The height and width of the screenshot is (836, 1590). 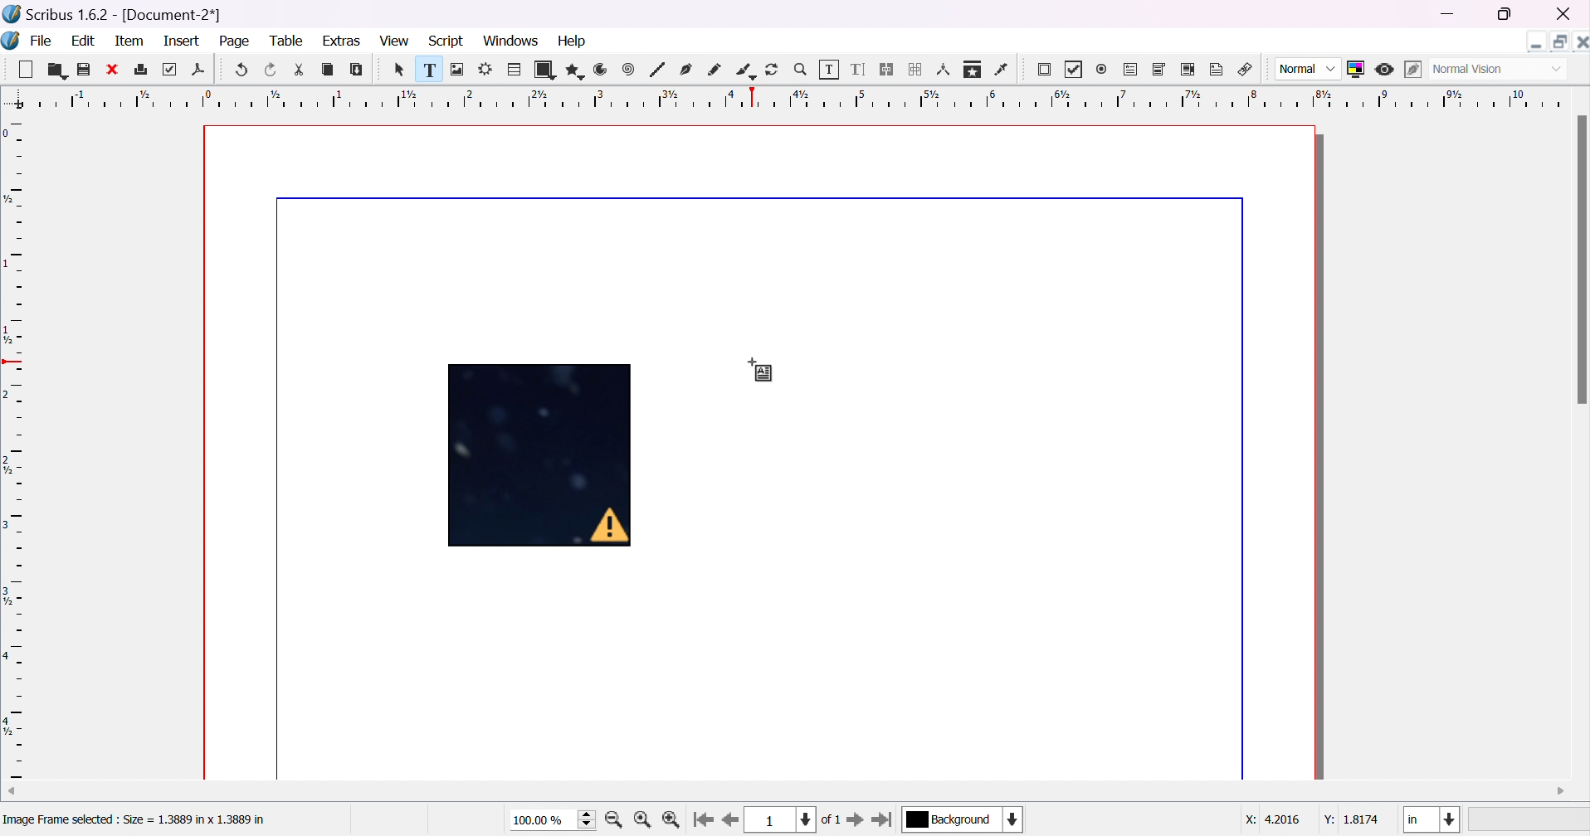 What do you see at coordinates (1131, 70) in the screenshot?
I see `PDF text field` at bounding box center [1131, 70].